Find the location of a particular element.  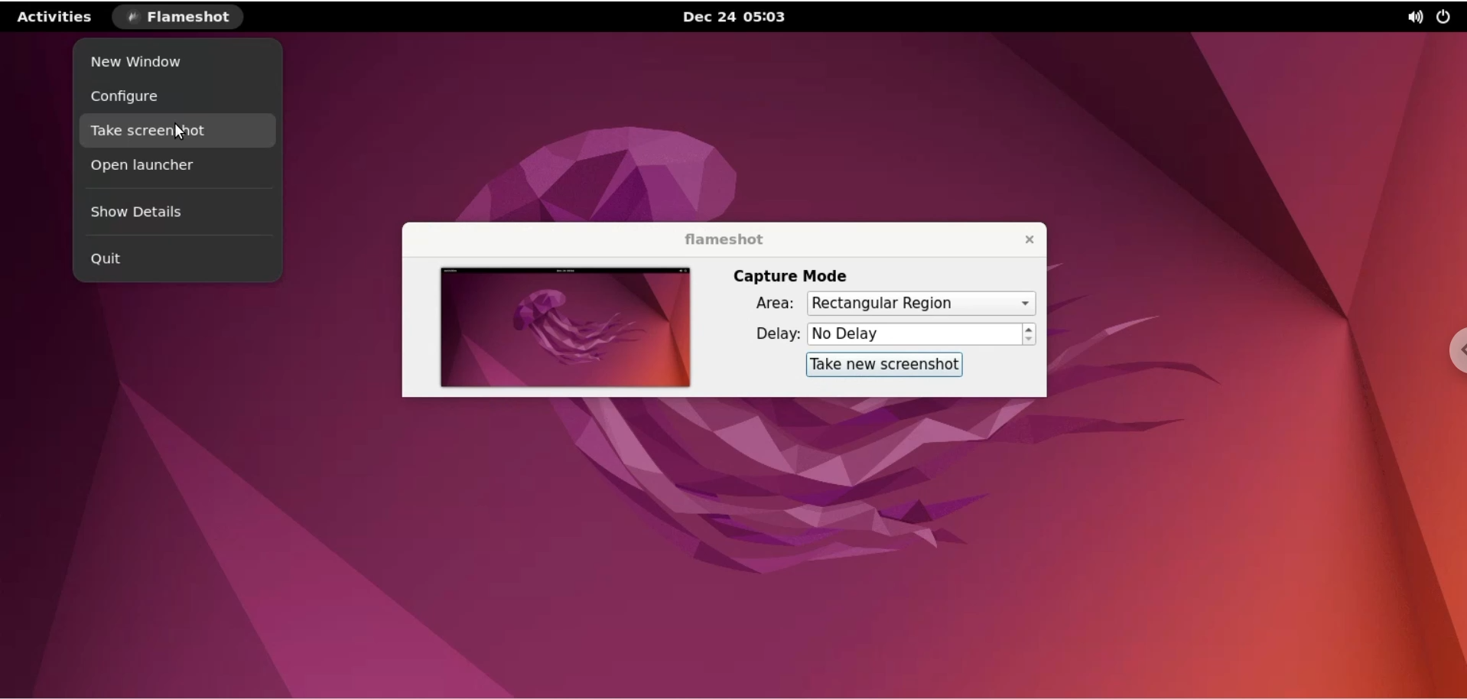

Dec 24 05:03 is located at coordinates (741, 17).